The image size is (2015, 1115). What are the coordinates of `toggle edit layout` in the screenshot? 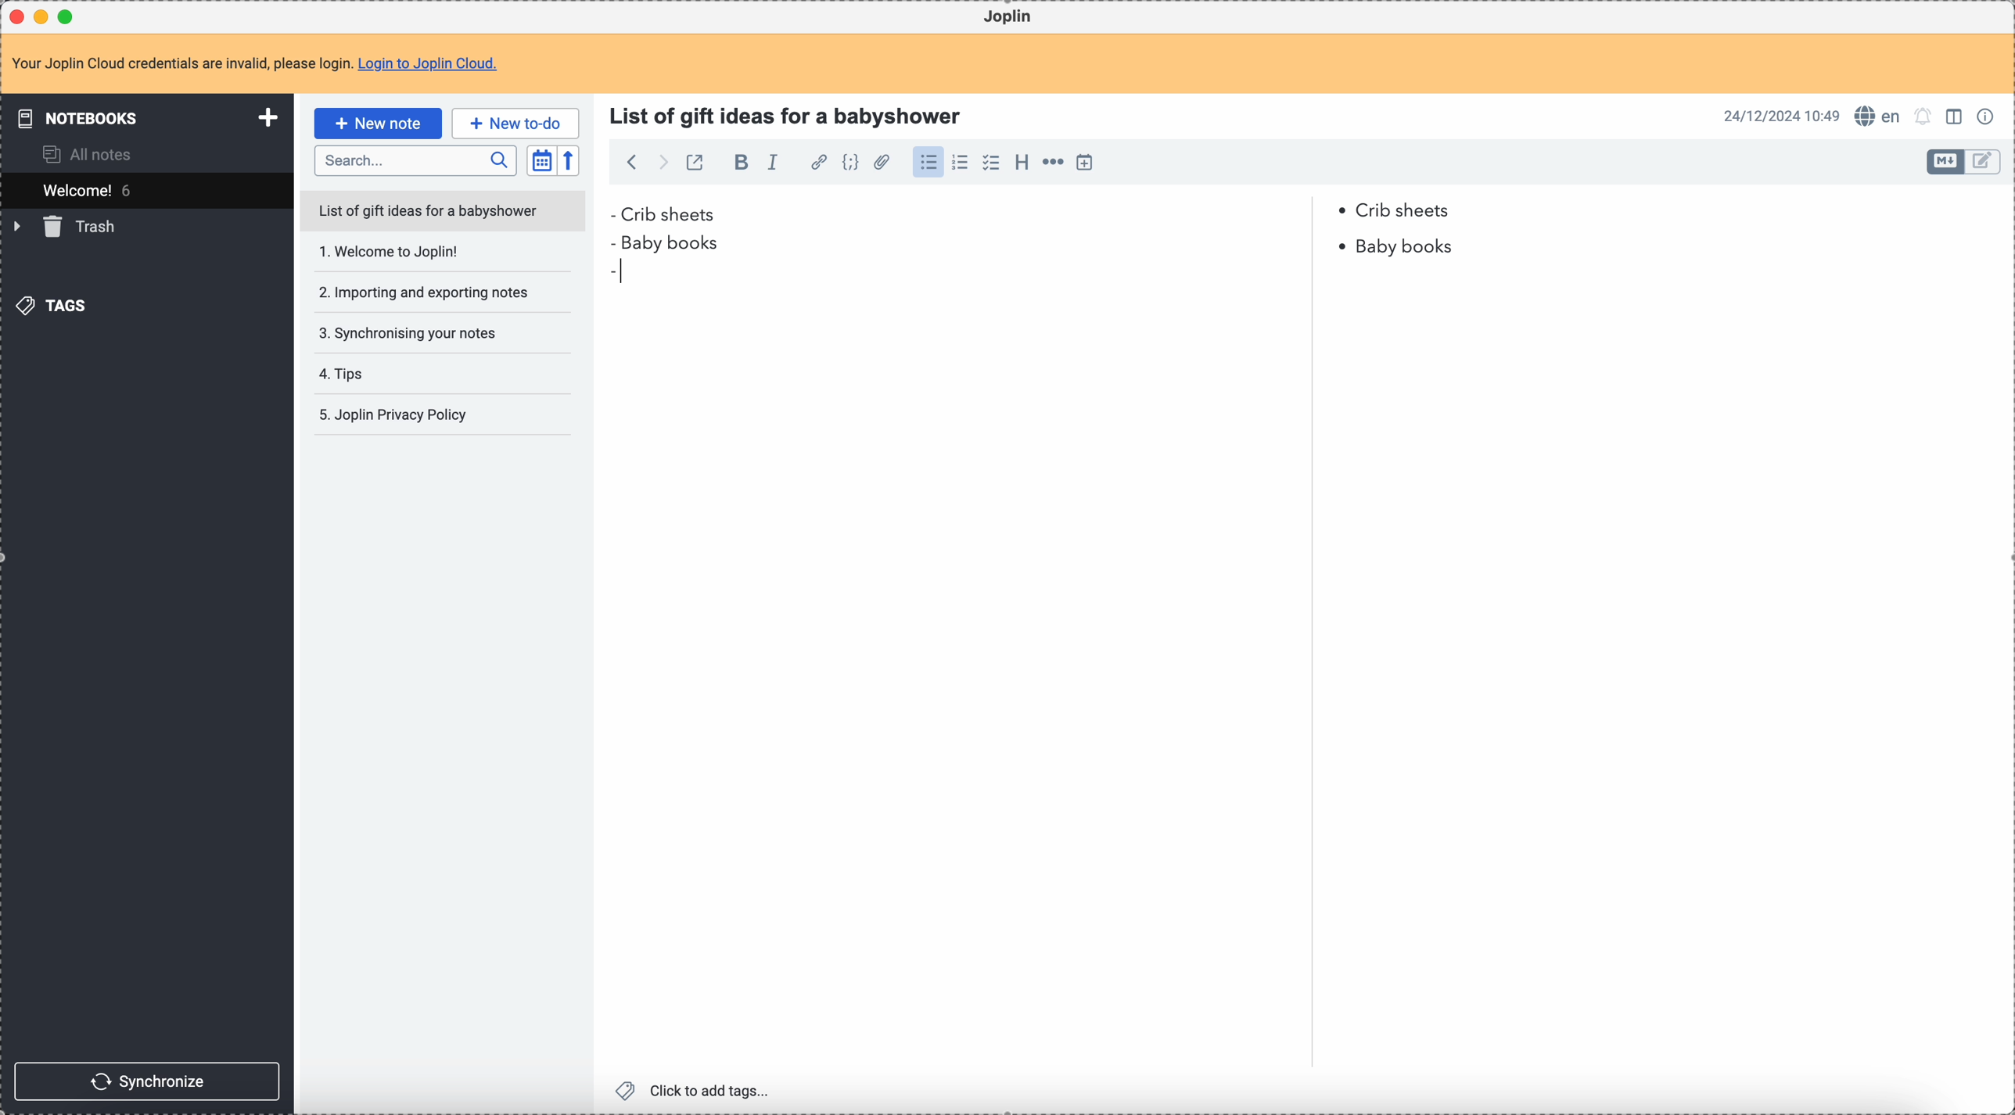 It's located at (1984, 162).